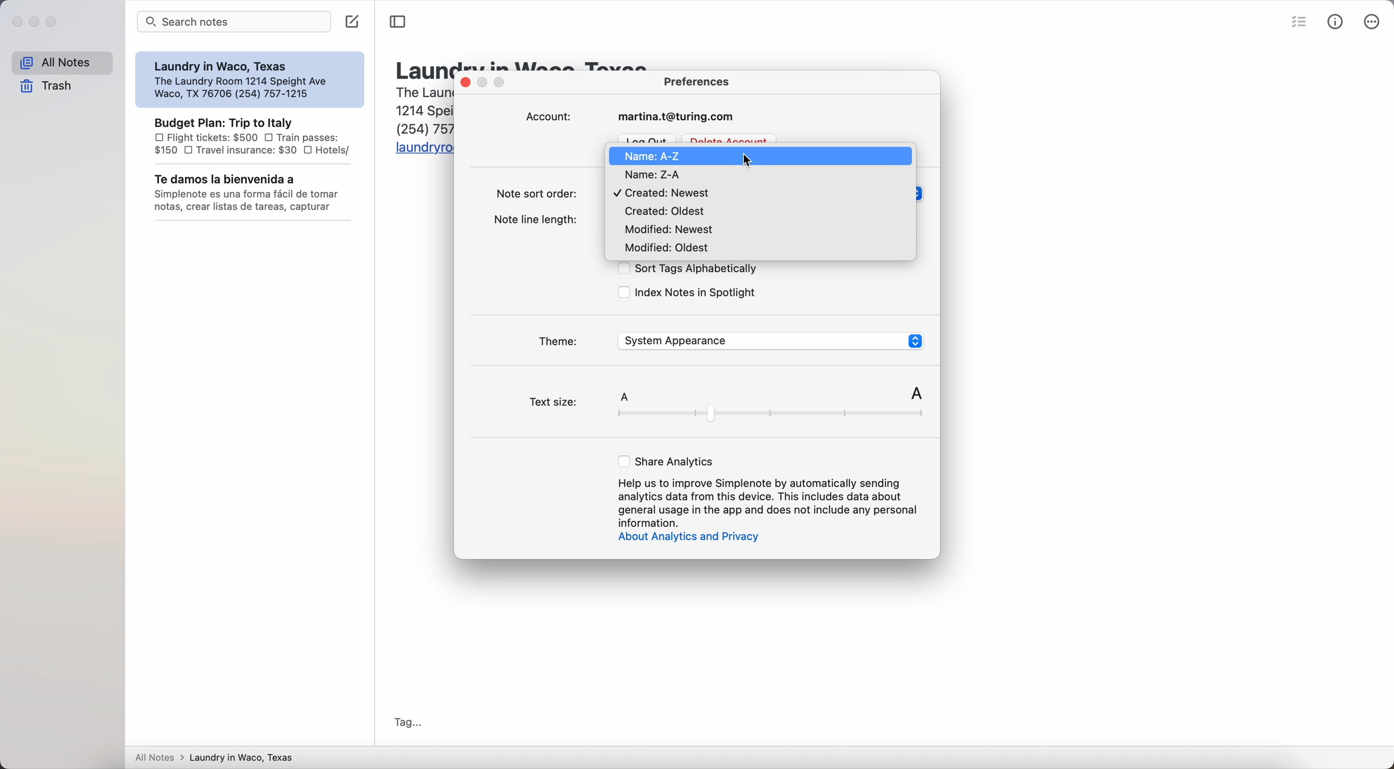 The height and width of the screenshot is (769, 1394). I want to click on text size, so click(724, 406).